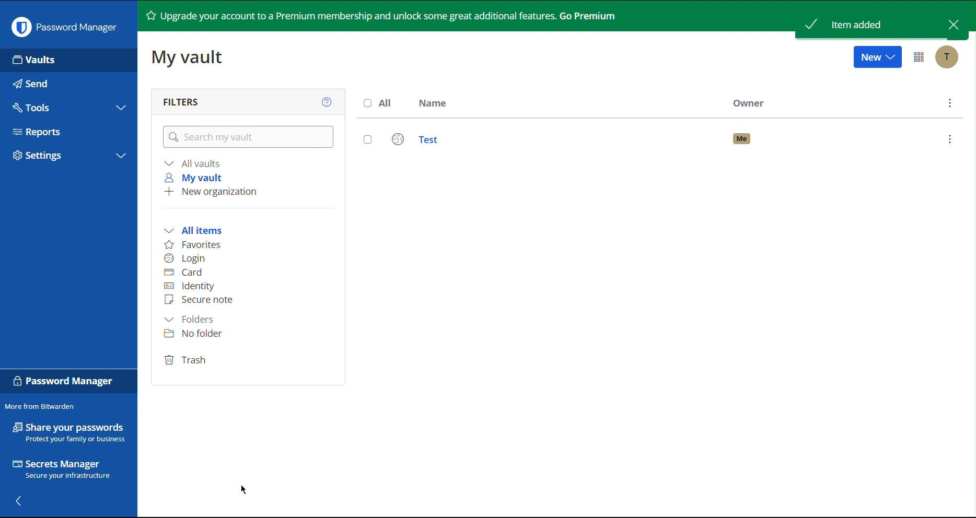 Image resolution: width=976 pixels, height=518 pixels. What do you see at coordinates (187, 360) in the screenshot?
I see `Trash` at bounding box center [187, 360].